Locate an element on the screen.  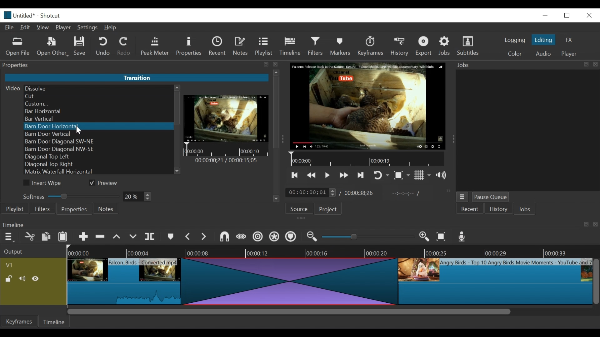
color is located at coordinates (514, 54).